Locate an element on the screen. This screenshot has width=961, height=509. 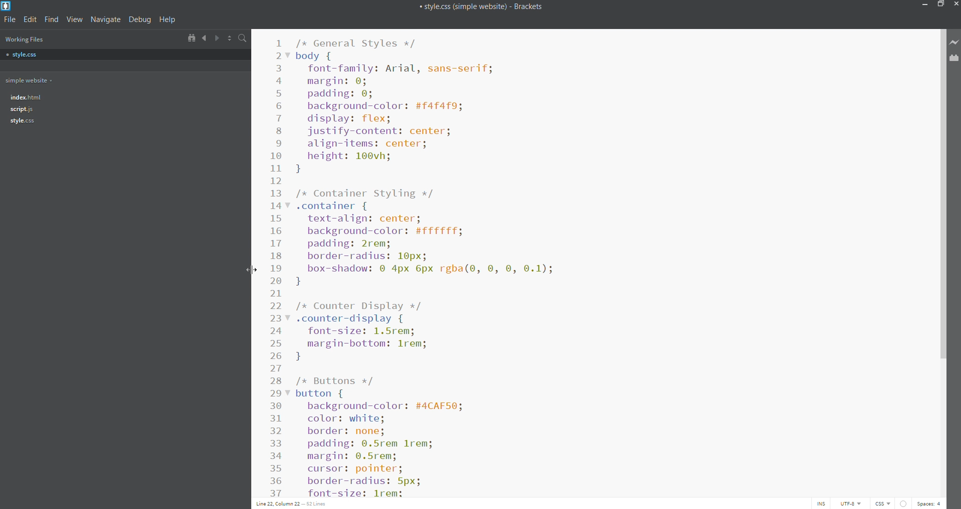
text cursor position is located at coordinates (290, 503).